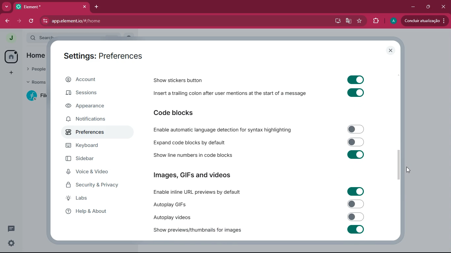 The width and height of the screenshot is (451, 253). Describe the element at coordinates (95, 200) in the screenshot. I see `labs` at that location.